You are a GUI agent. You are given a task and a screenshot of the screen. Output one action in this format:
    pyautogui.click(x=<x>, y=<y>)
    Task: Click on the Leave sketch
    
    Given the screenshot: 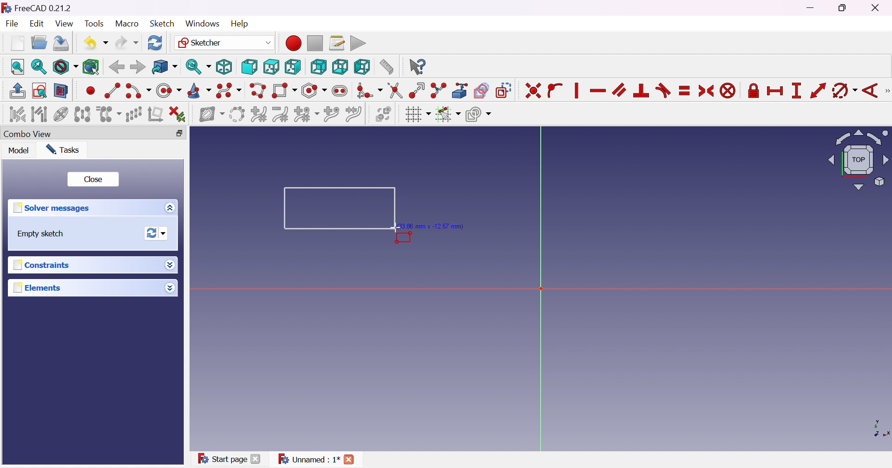 What is the action you would take?
    pyautogui.click(x=19, y=91)
    